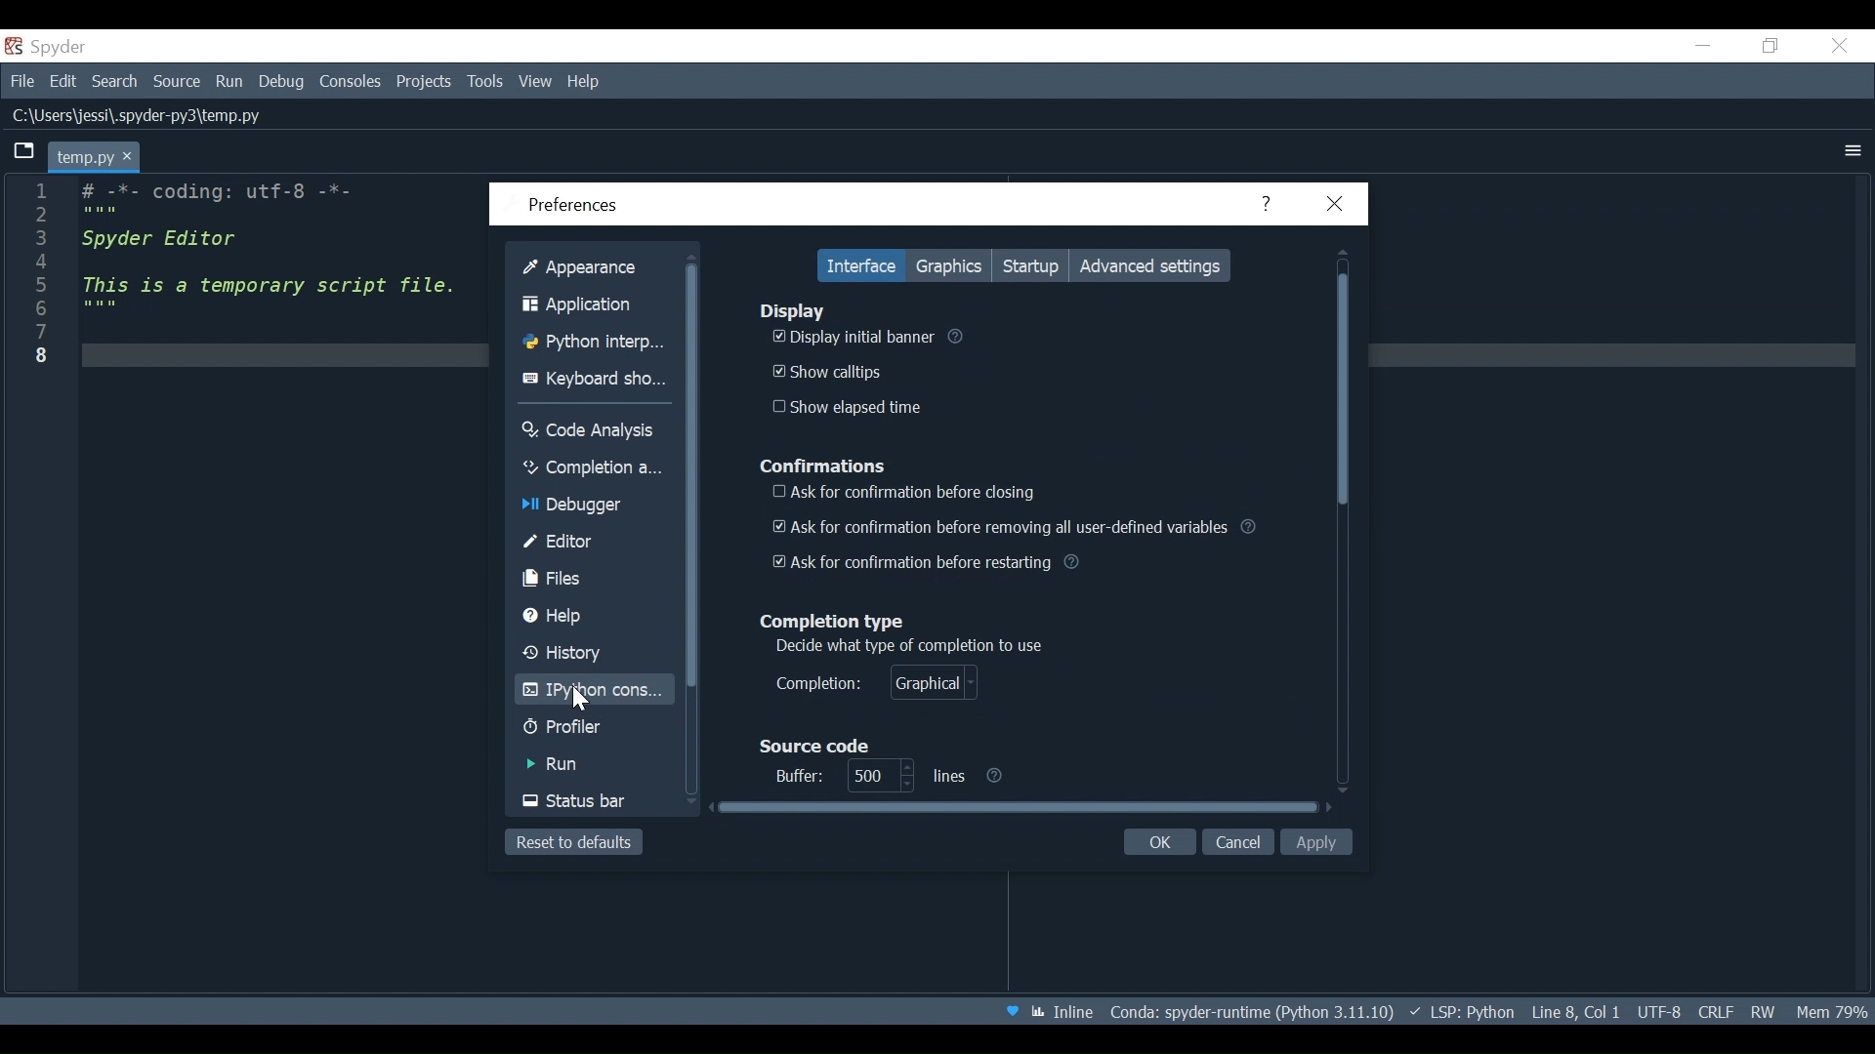 The width and height of the screenshot is (1875, 1054). What do you see at coordinates (931, 562) in the screenshot?
I see `(un)check Ask for confirmation before restarting` at bounding box center [931, 562].